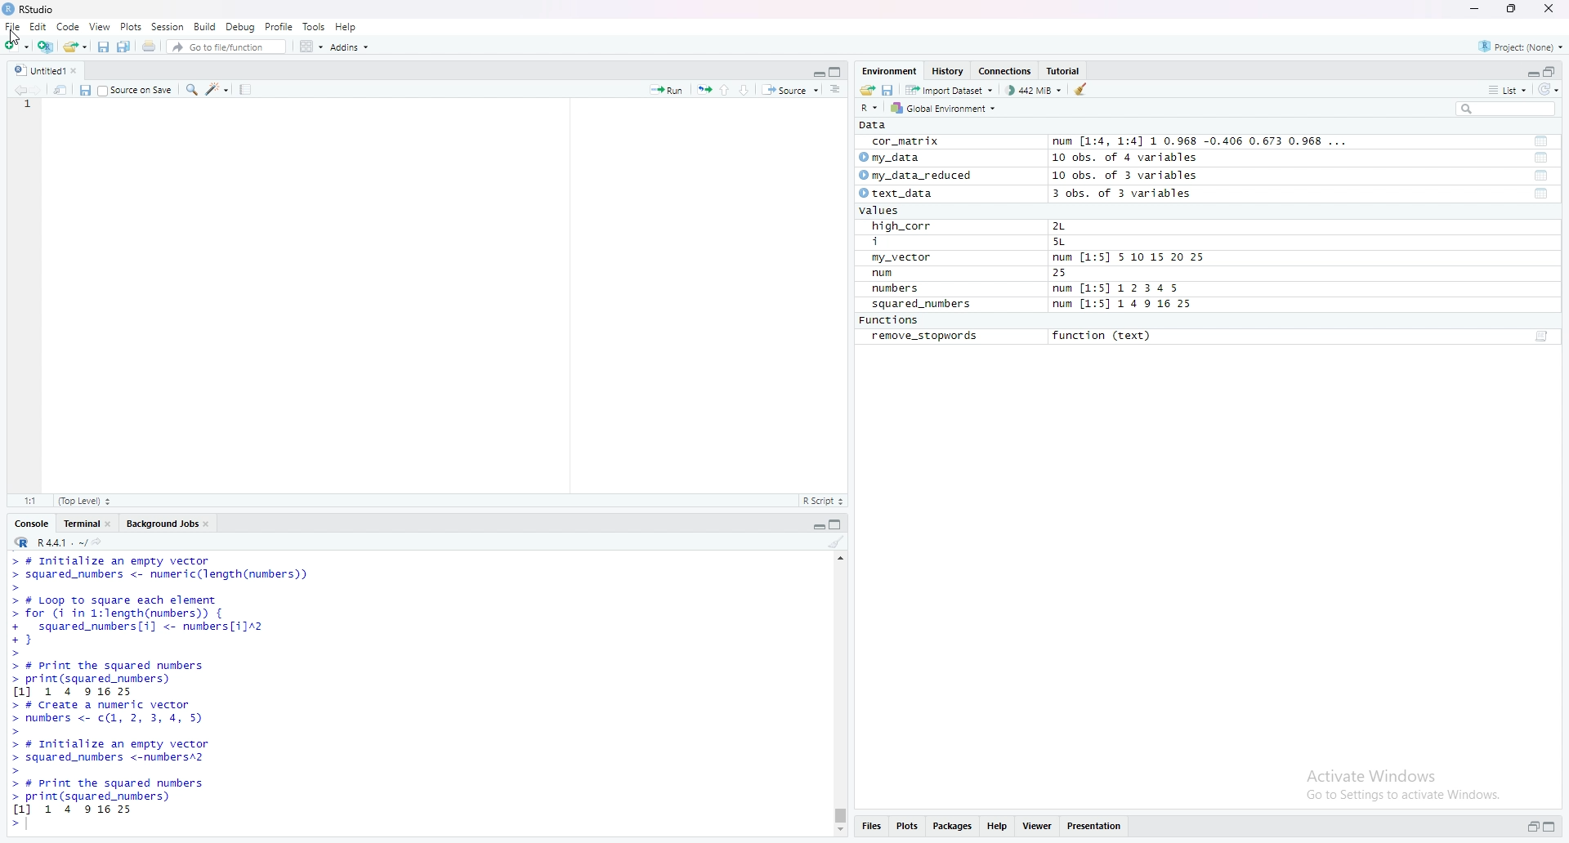 The width and height of the screenshot is (1569, 843). What do you see at coordinates (887, 91) in the screenshot?
I see `Save workspace` at bounding box center [887, 91].